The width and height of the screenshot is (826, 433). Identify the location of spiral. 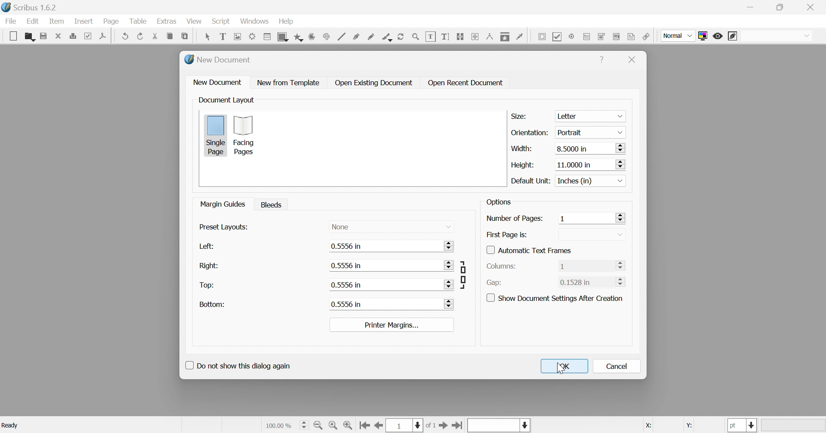
(326, 36).